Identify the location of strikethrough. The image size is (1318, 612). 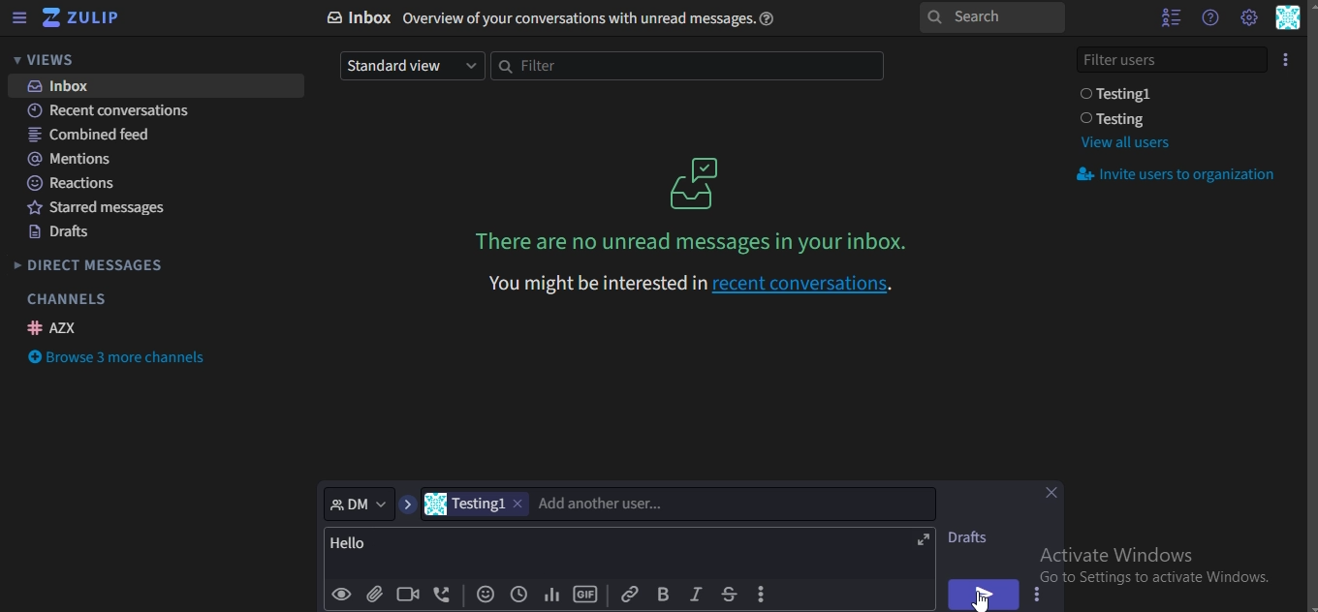
(728, 594).